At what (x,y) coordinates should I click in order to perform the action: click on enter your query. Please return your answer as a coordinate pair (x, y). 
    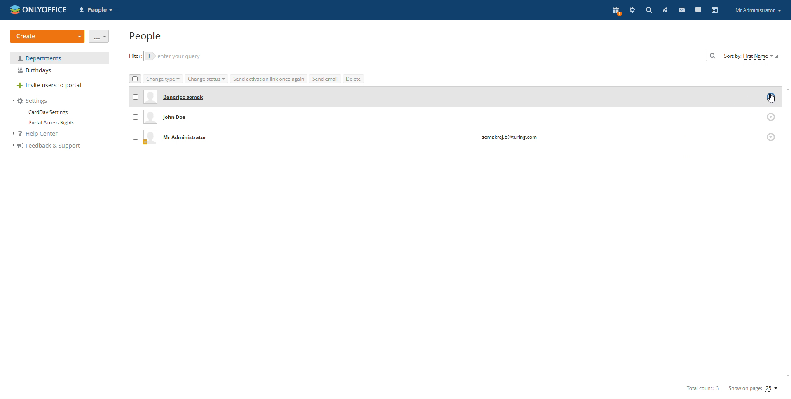
    Looking at the image, I should click on (424, 56).